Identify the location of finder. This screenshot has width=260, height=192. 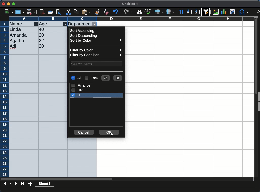
(140, 12).